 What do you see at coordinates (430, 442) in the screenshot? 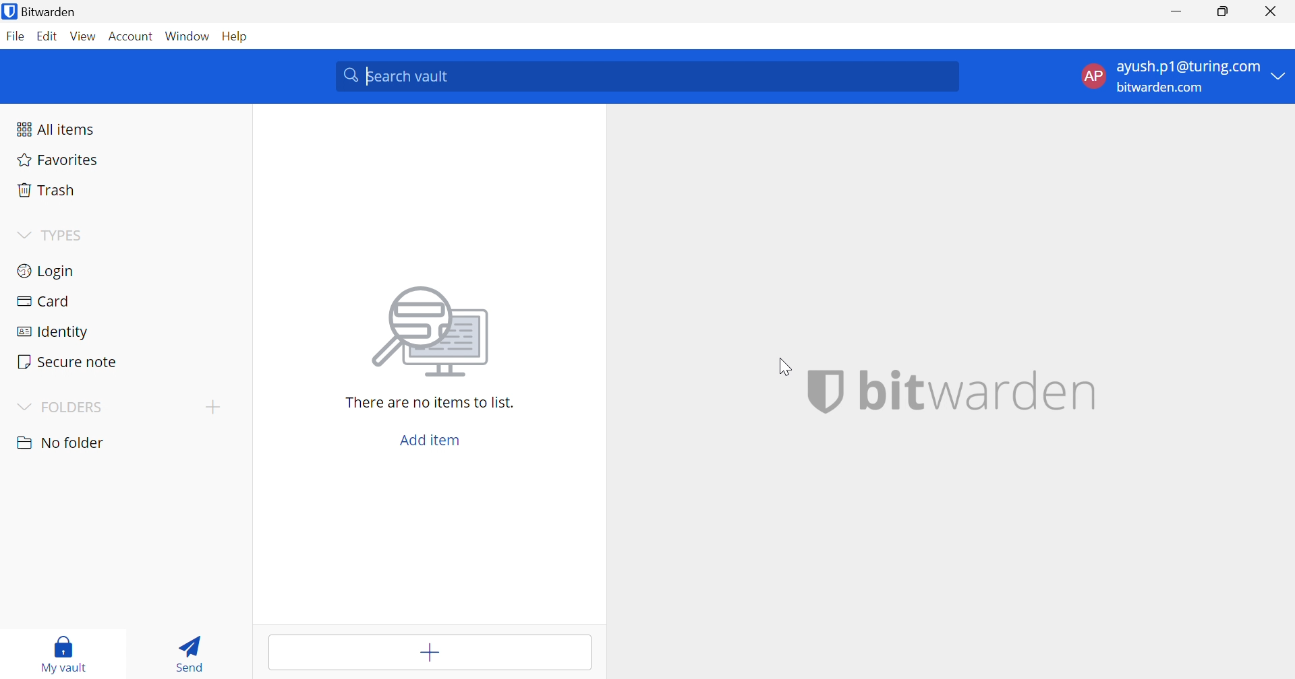
I see `Add item` at bounding box center [430, 442].